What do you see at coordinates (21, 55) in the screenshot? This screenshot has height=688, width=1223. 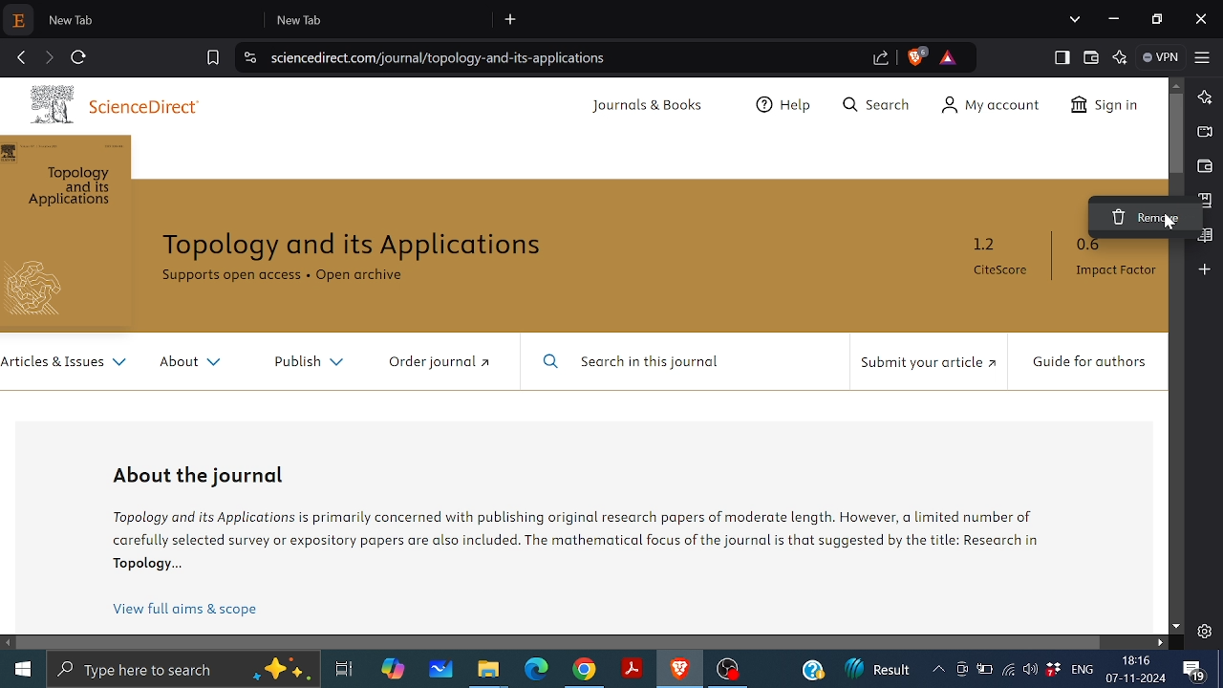 I see `Go back` at bounding box center [21, 55].